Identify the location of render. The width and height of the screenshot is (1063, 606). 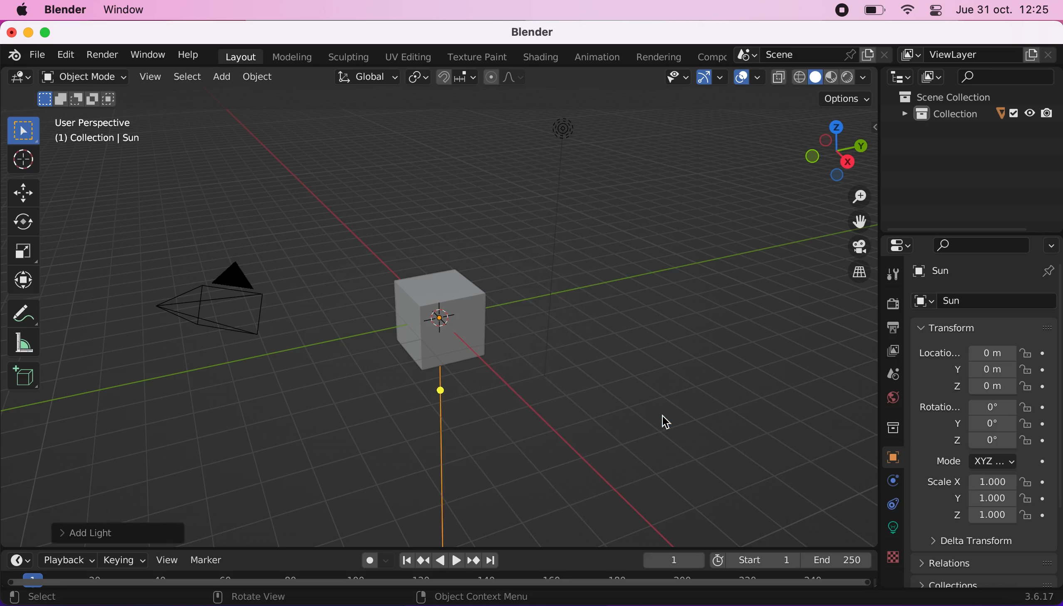
(889, 303).